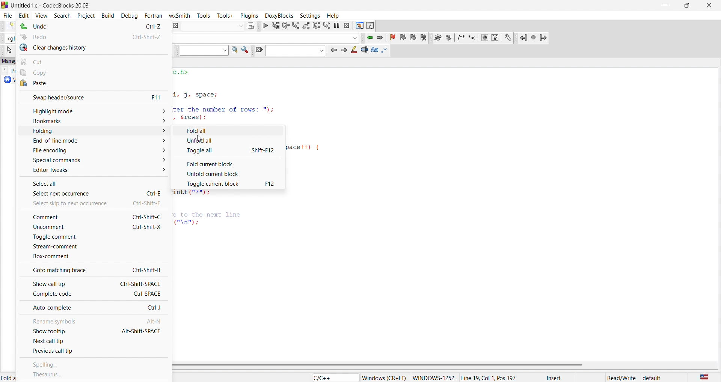 The image size is (721, 382). What do you see at coordinates (524, 38) in the screenshot?
I see `jump back` at bounding box center [524, 38].